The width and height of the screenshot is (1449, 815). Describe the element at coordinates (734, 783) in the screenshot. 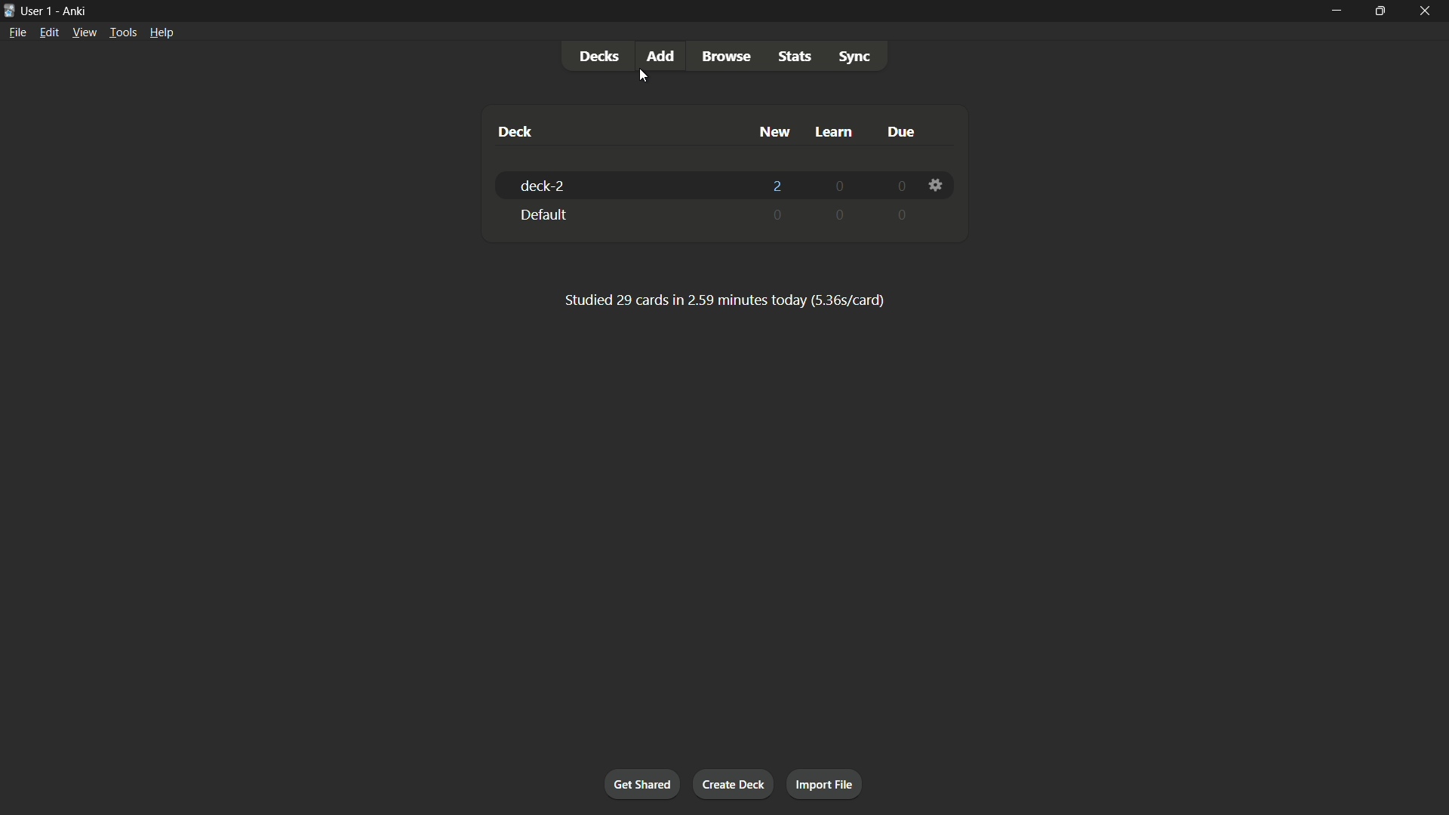

I see `create deck` at that location.